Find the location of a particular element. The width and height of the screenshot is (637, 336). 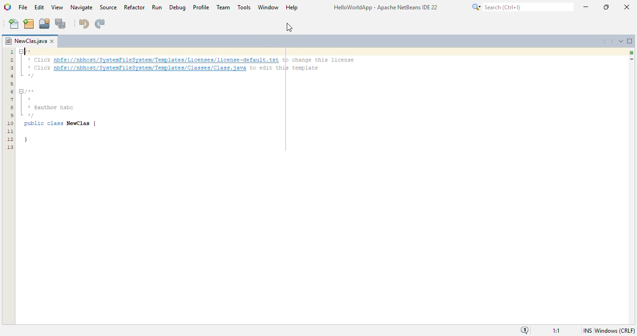

cursor is located at coordinates (23, 95).